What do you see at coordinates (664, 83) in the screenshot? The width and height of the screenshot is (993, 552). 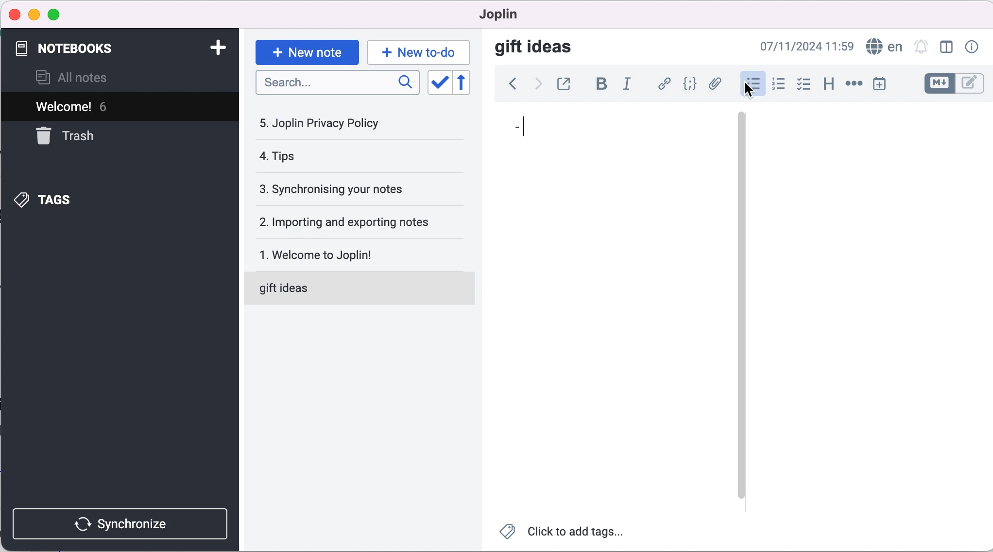 I see `hyperlink` at bounding box center [664, 83].